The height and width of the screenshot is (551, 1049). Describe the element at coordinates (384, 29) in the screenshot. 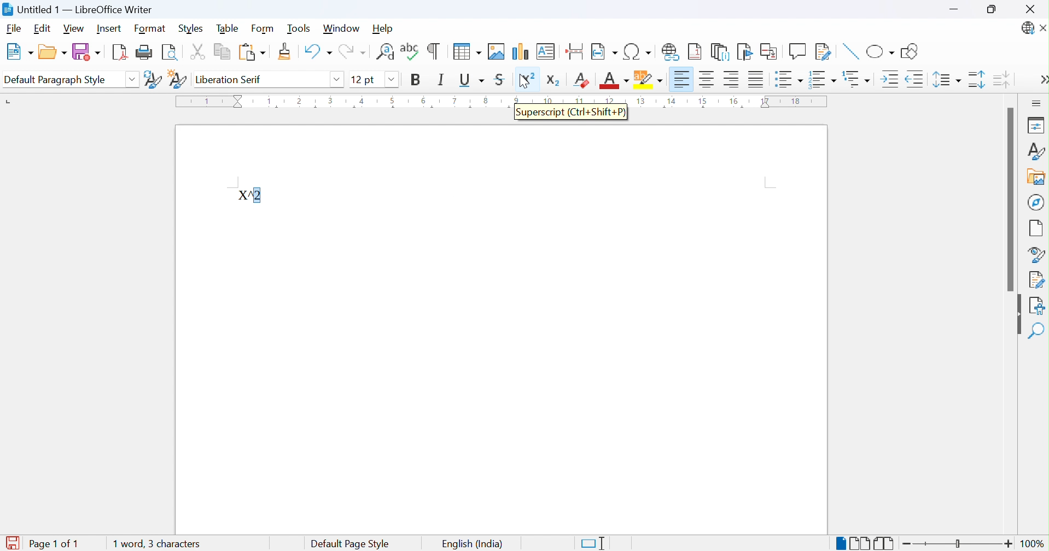

I see `Help` at that location.